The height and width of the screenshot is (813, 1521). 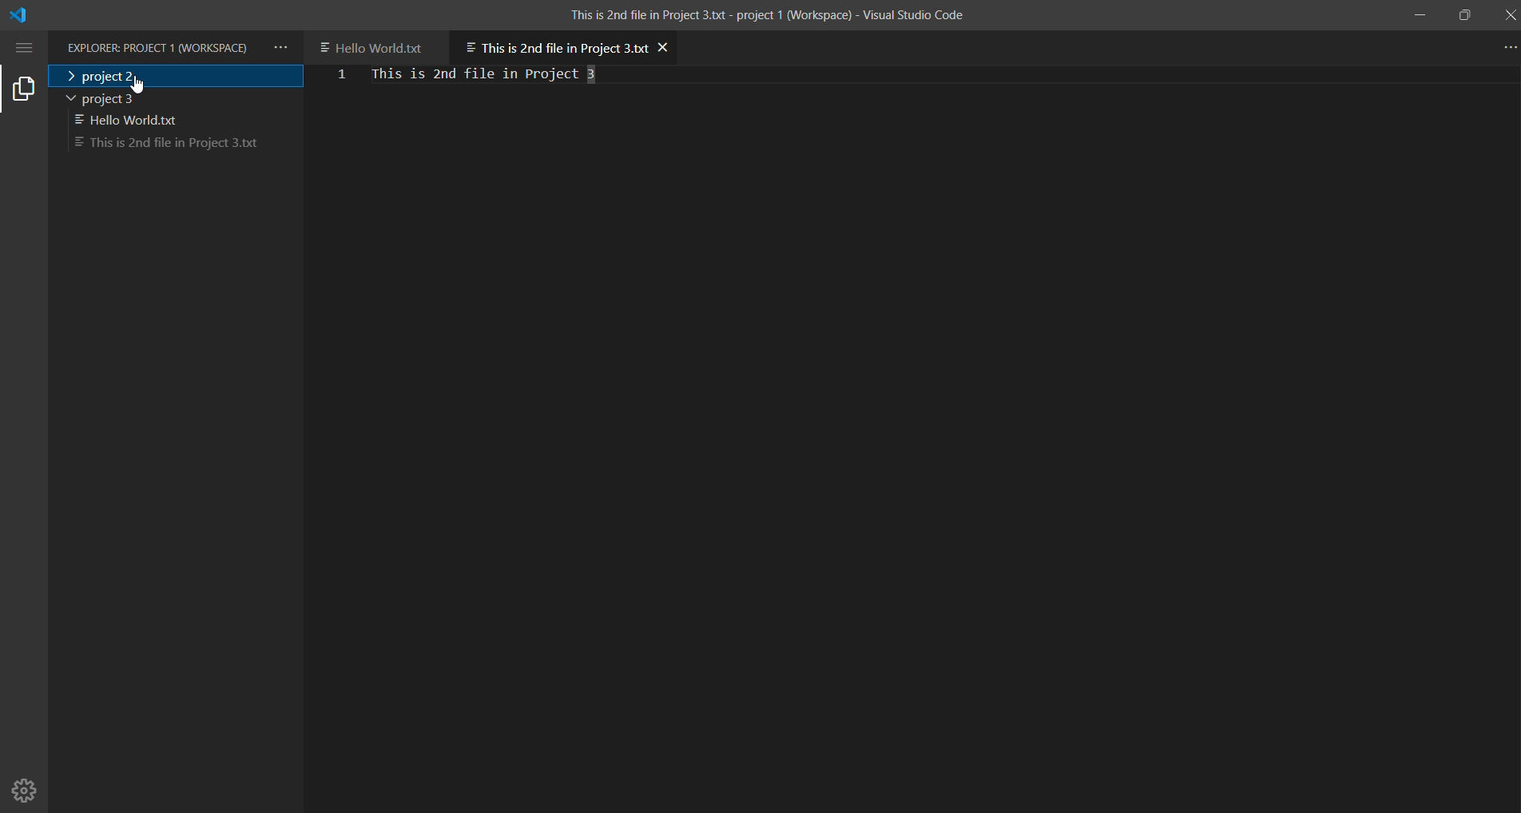 I want to click on file content, so click(x=514, y=74).